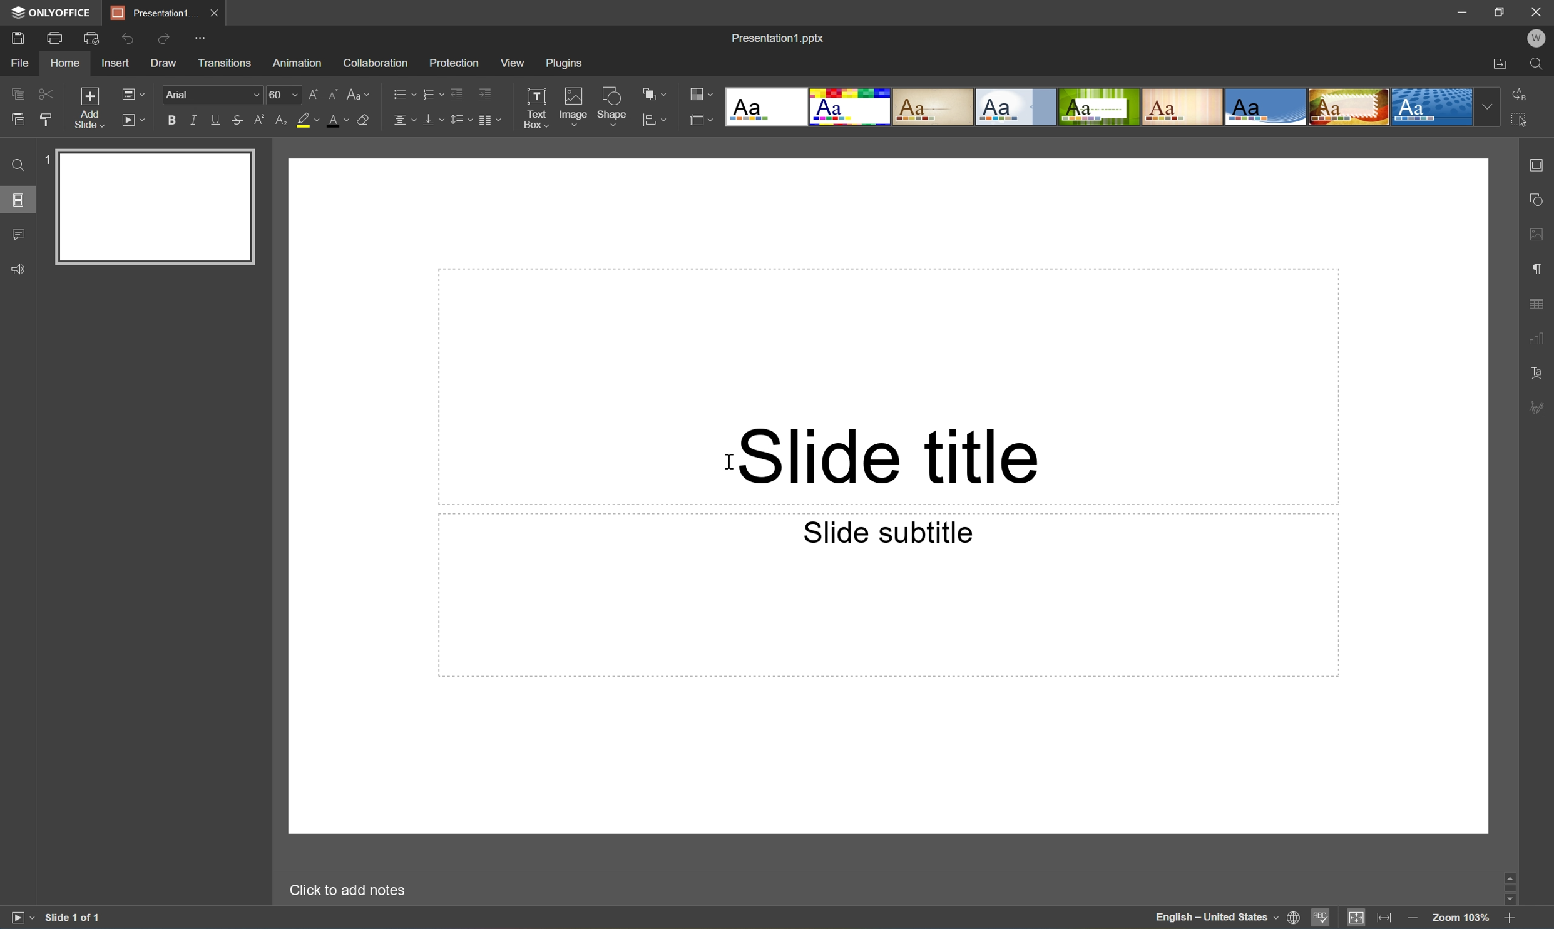 Image resolution: width=1554 pixels, height=929 pixels. Describe the element at coordinates (338, 119) in the screenshot. I see `Font color` at that location.